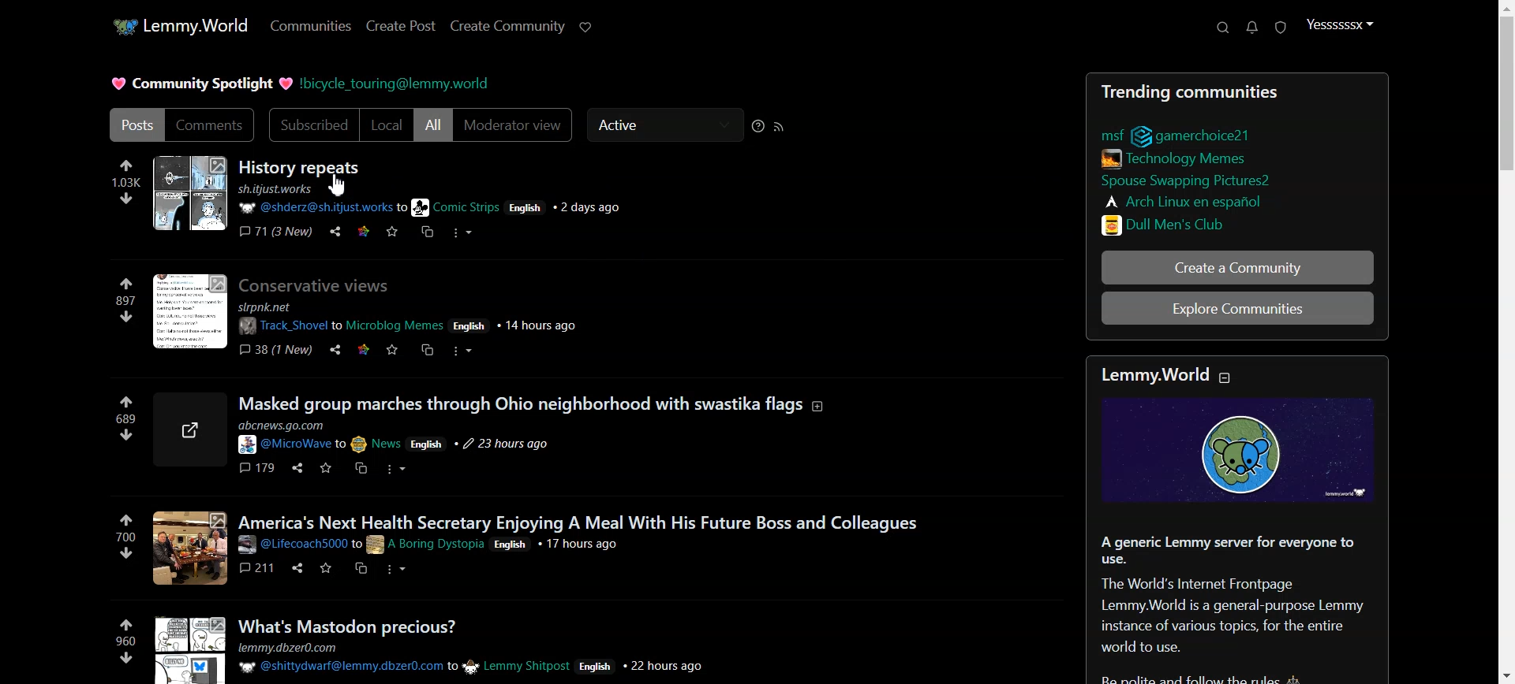 The image size is (1515, 684). Describe the element at coordinates (352, 626) in the screenshot. I see `What's Mastodon precious?` at that location.